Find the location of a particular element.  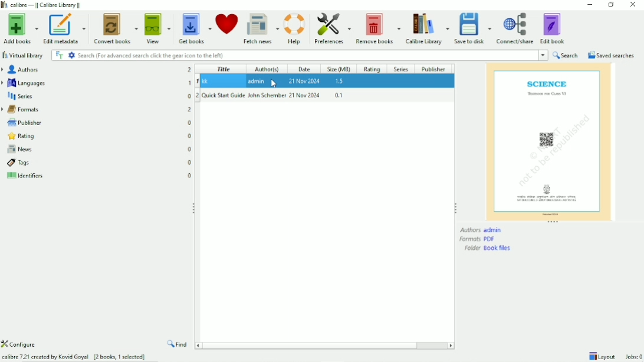

Quick Start Guide is located at coordinates (324, 96).